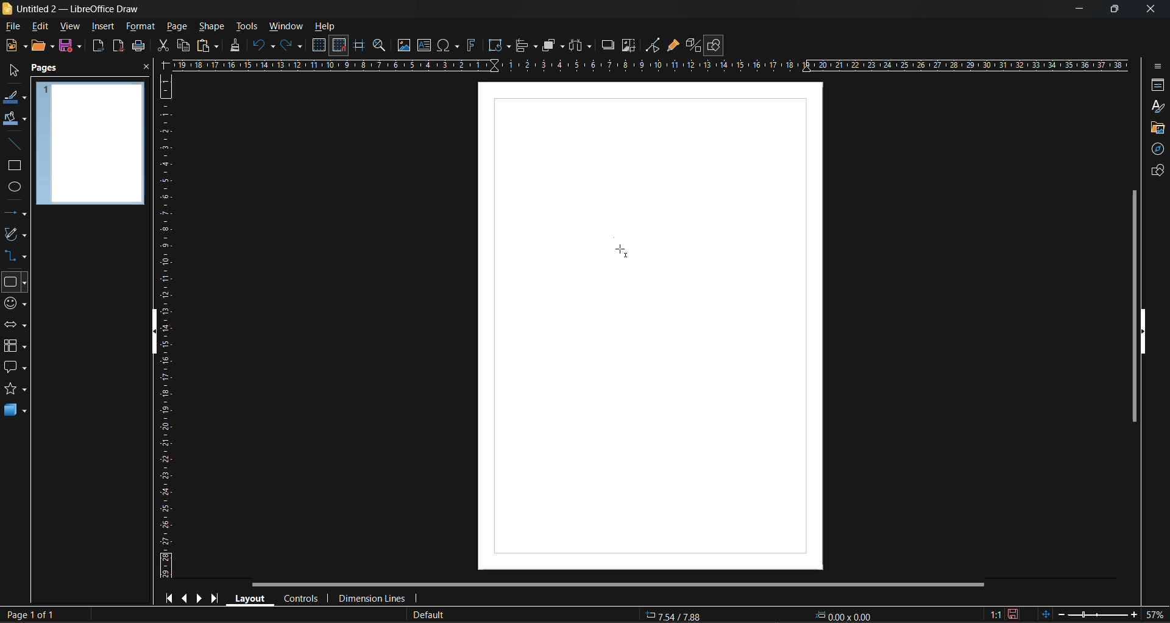  I want to click on gallery, so click(1157, 130).